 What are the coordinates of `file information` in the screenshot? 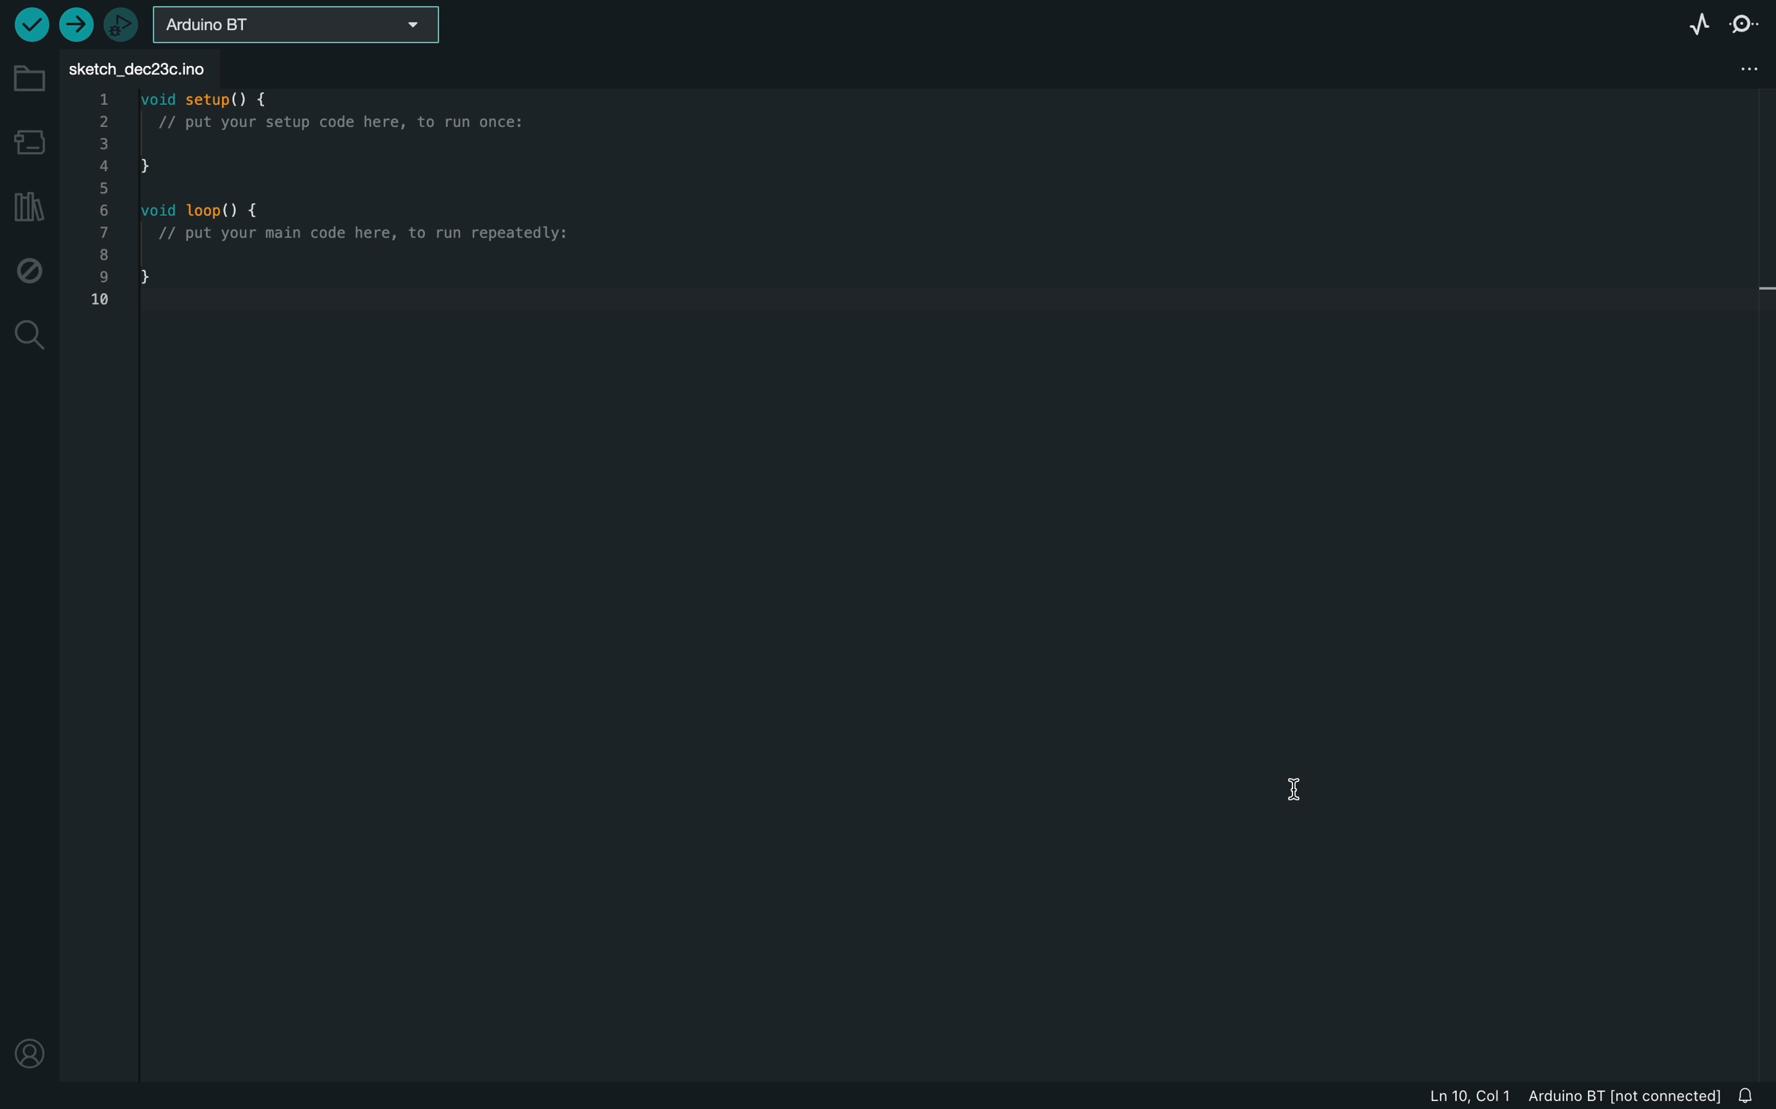 It's located at (1571, 1095).